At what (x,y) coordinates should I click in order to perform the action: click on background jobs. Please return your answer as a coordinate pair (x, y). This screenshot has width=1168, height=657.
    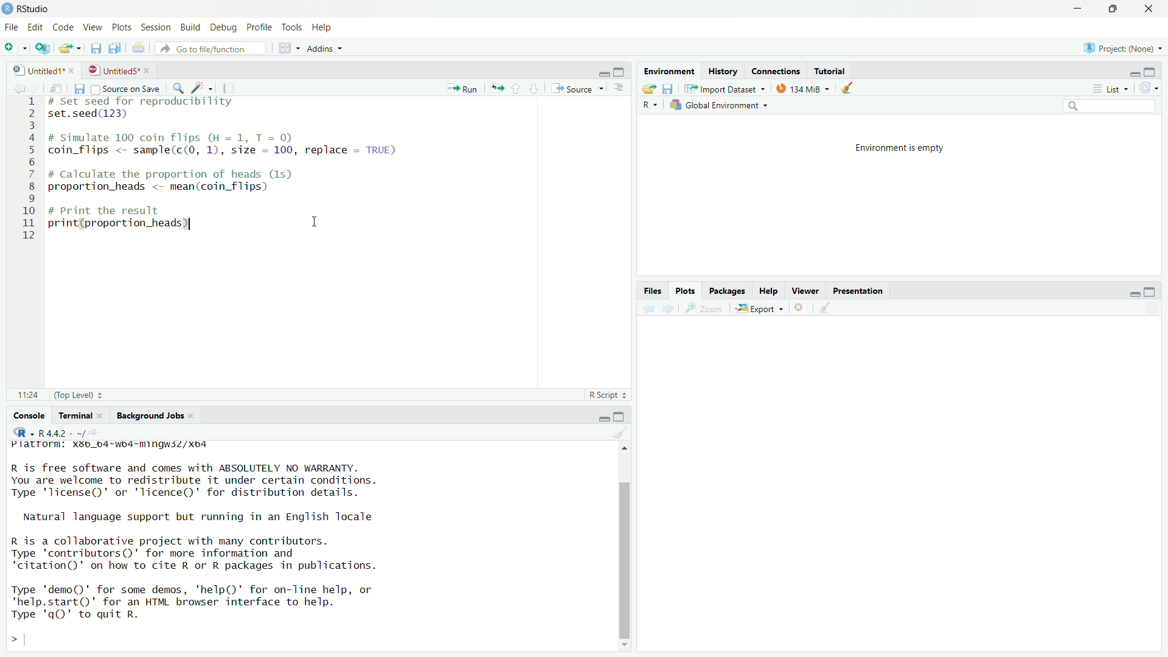
    Looking at the image, I should click on (150, 416).